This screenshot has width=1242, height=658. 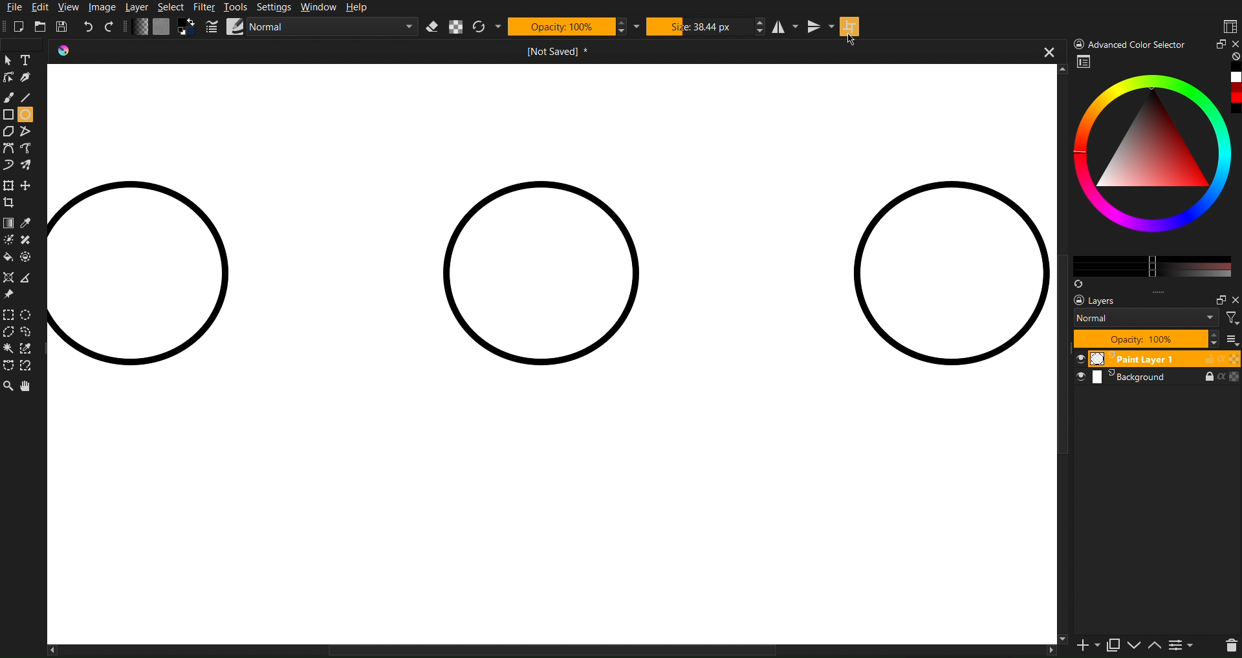 What do you see at coordinates (28, 188) in the screenshot?
I see `free crop` at bounding box center [28, 188].